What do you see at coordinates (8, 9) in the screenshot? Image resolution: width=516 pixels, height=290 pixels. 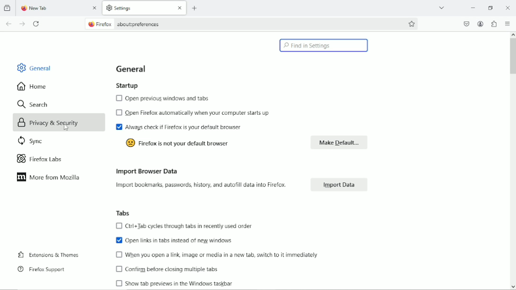 I see `View recent browsing` at bounding box center [8, 9].